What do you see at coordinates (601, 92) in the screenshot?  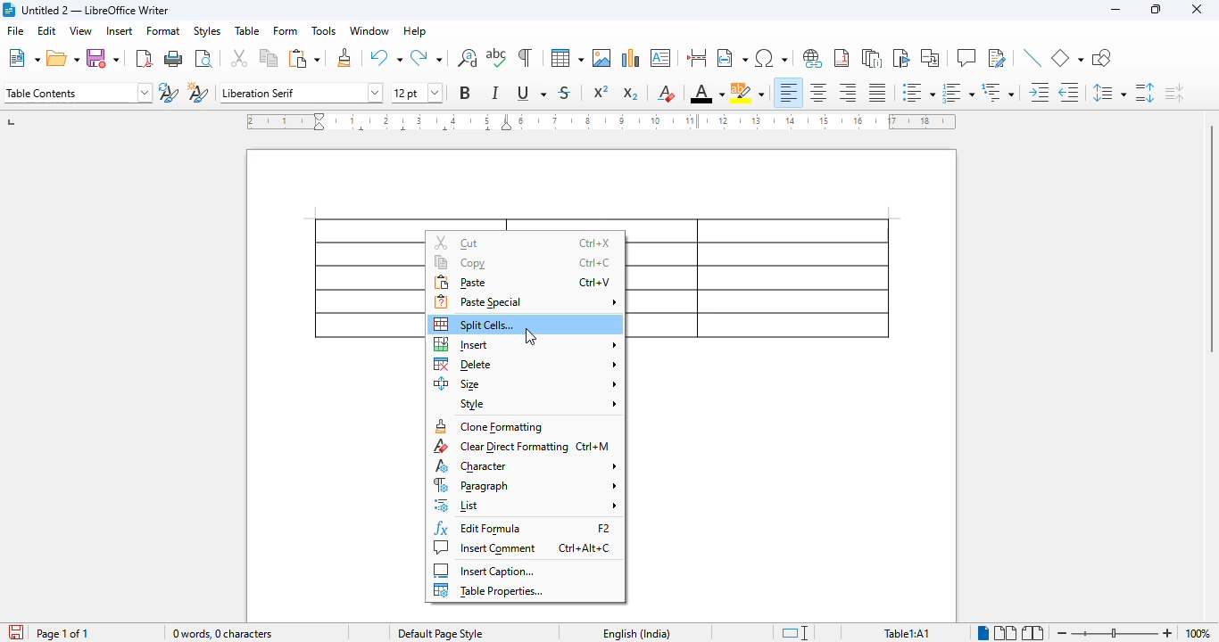 I see `superscript` at bounding box center [601, 92].